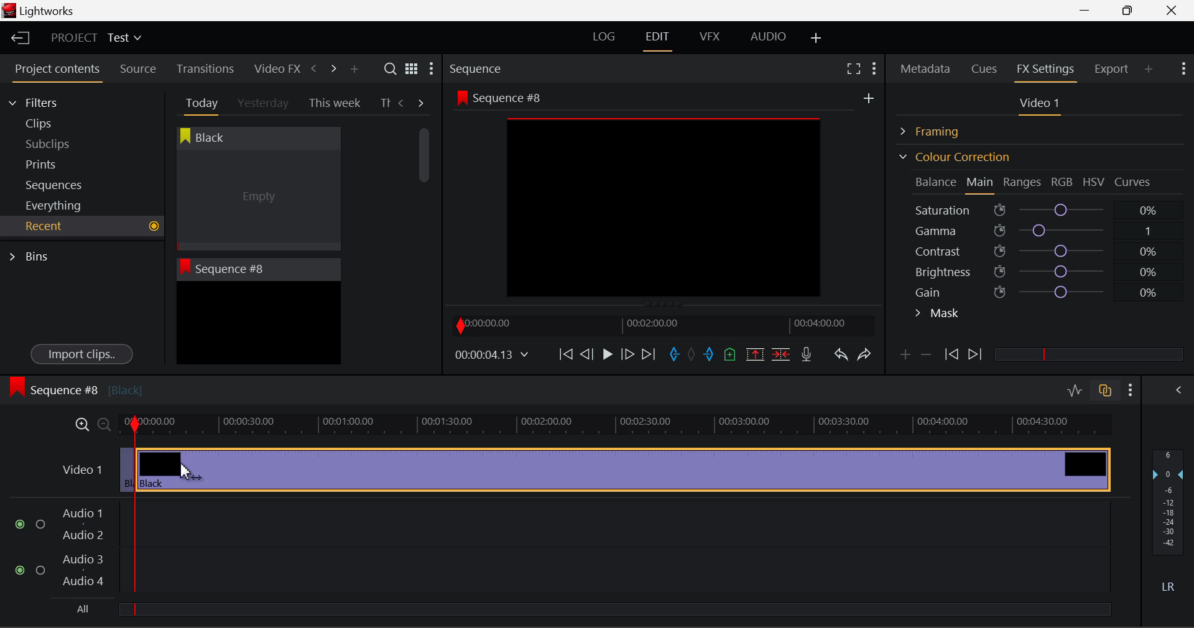 The width and height of the screenshot is (1194, 628). What do you see at coordinates (1182, 67) in the screenshot?
I see `Show Settings` at bounding box center [1182, 67].